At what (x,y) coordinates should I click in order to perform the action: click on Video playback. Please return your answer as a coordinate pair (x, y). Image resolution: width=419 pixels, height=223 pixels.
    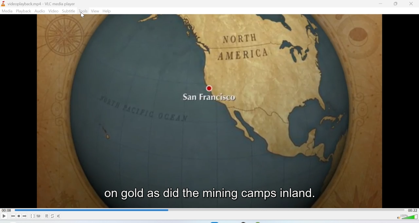
    Looking at the image, I should click on (208, 111).